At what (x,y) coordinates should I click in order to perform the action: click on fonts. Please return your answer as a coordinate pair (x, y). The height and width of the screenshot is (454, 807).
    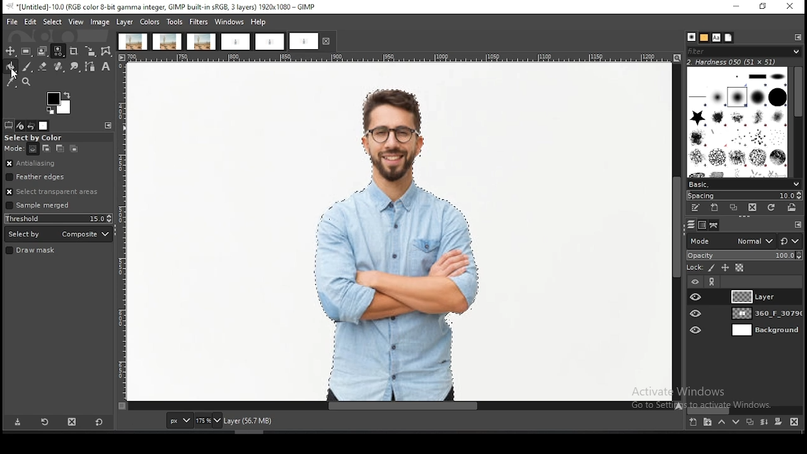
    Looking at the image, I should click on (716, 38).